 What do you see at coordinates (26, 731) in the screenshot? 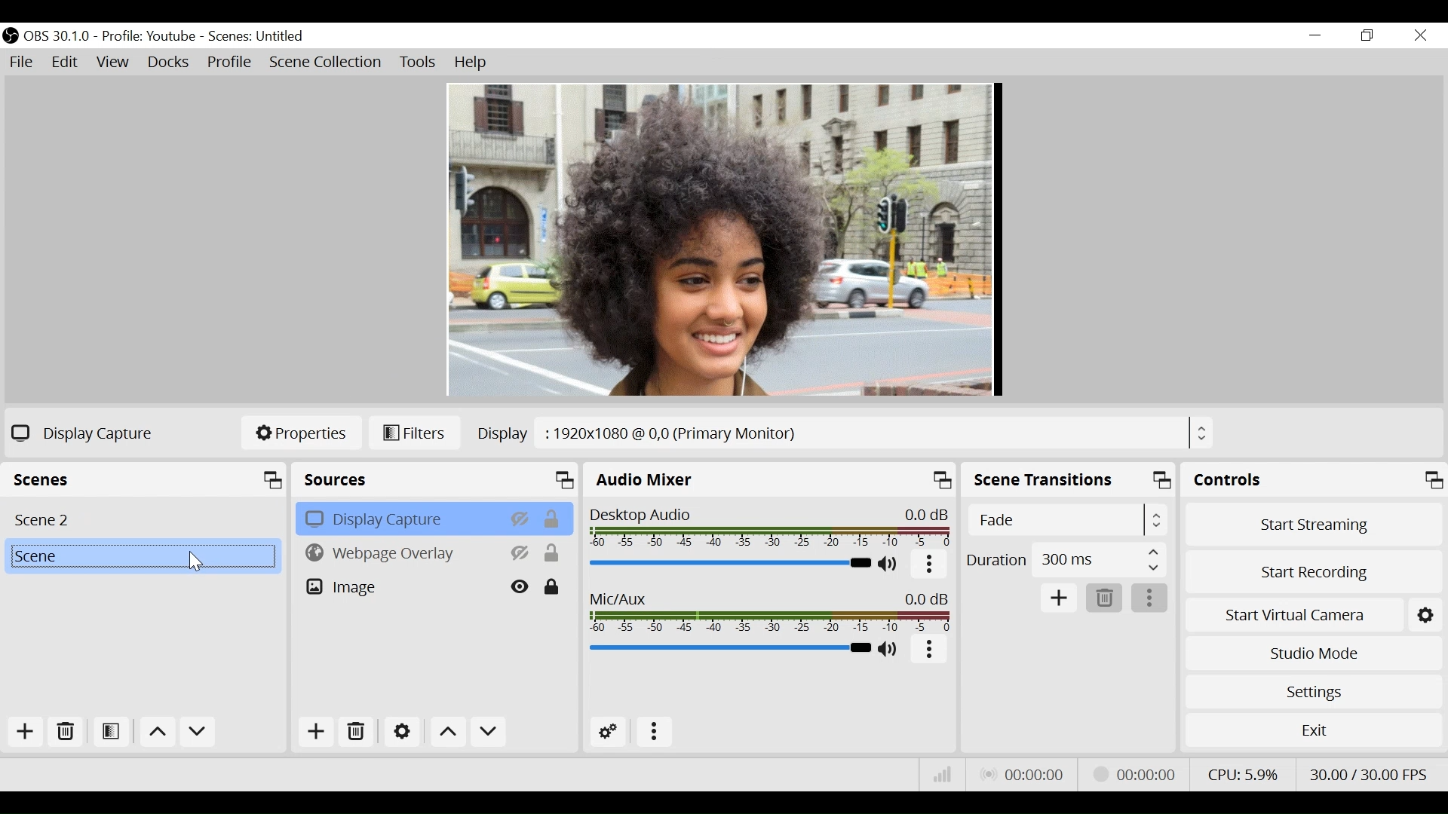
I see `Add` at bounding box center [26, 731].